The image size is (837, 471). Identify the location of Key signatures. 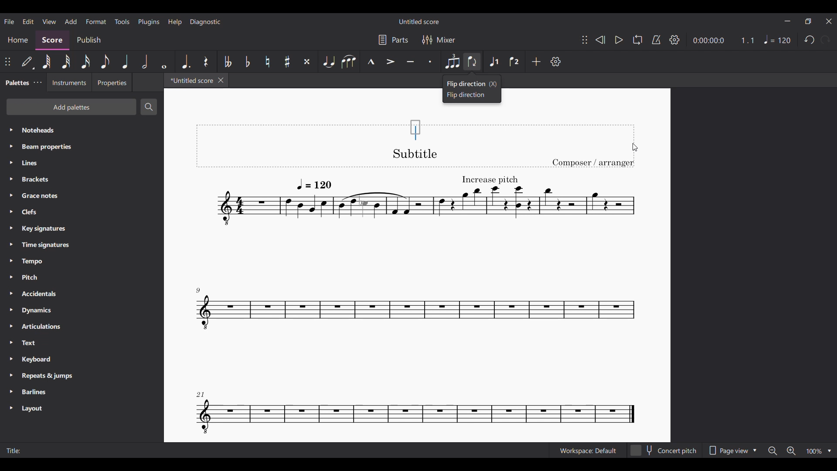
(82, 229).